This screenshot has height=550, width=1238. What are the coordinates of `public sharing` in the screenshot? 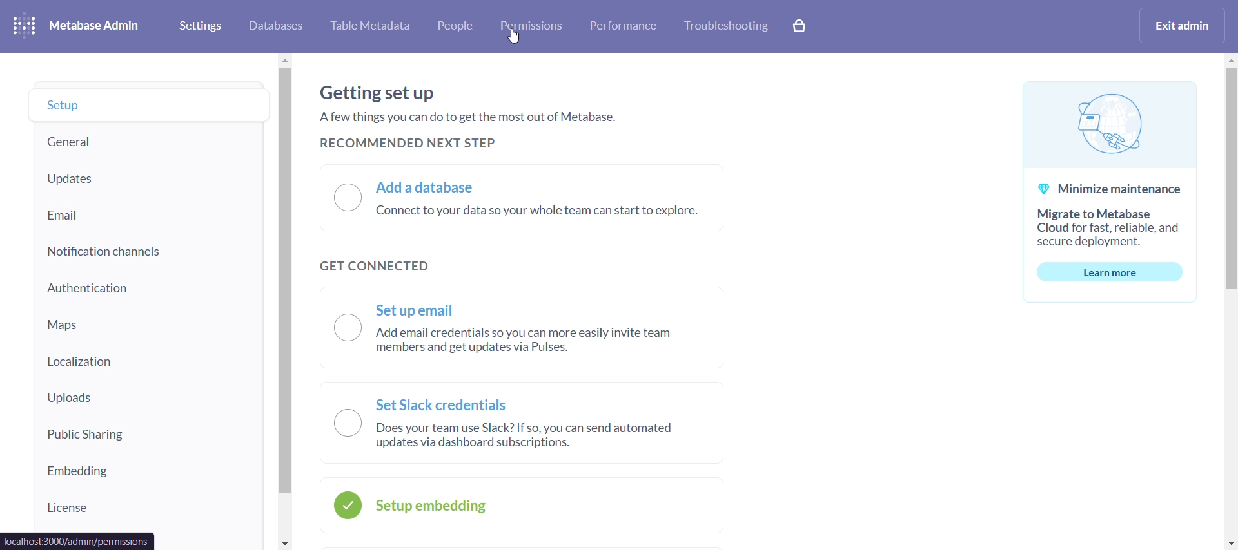 It's located at (147, 434).